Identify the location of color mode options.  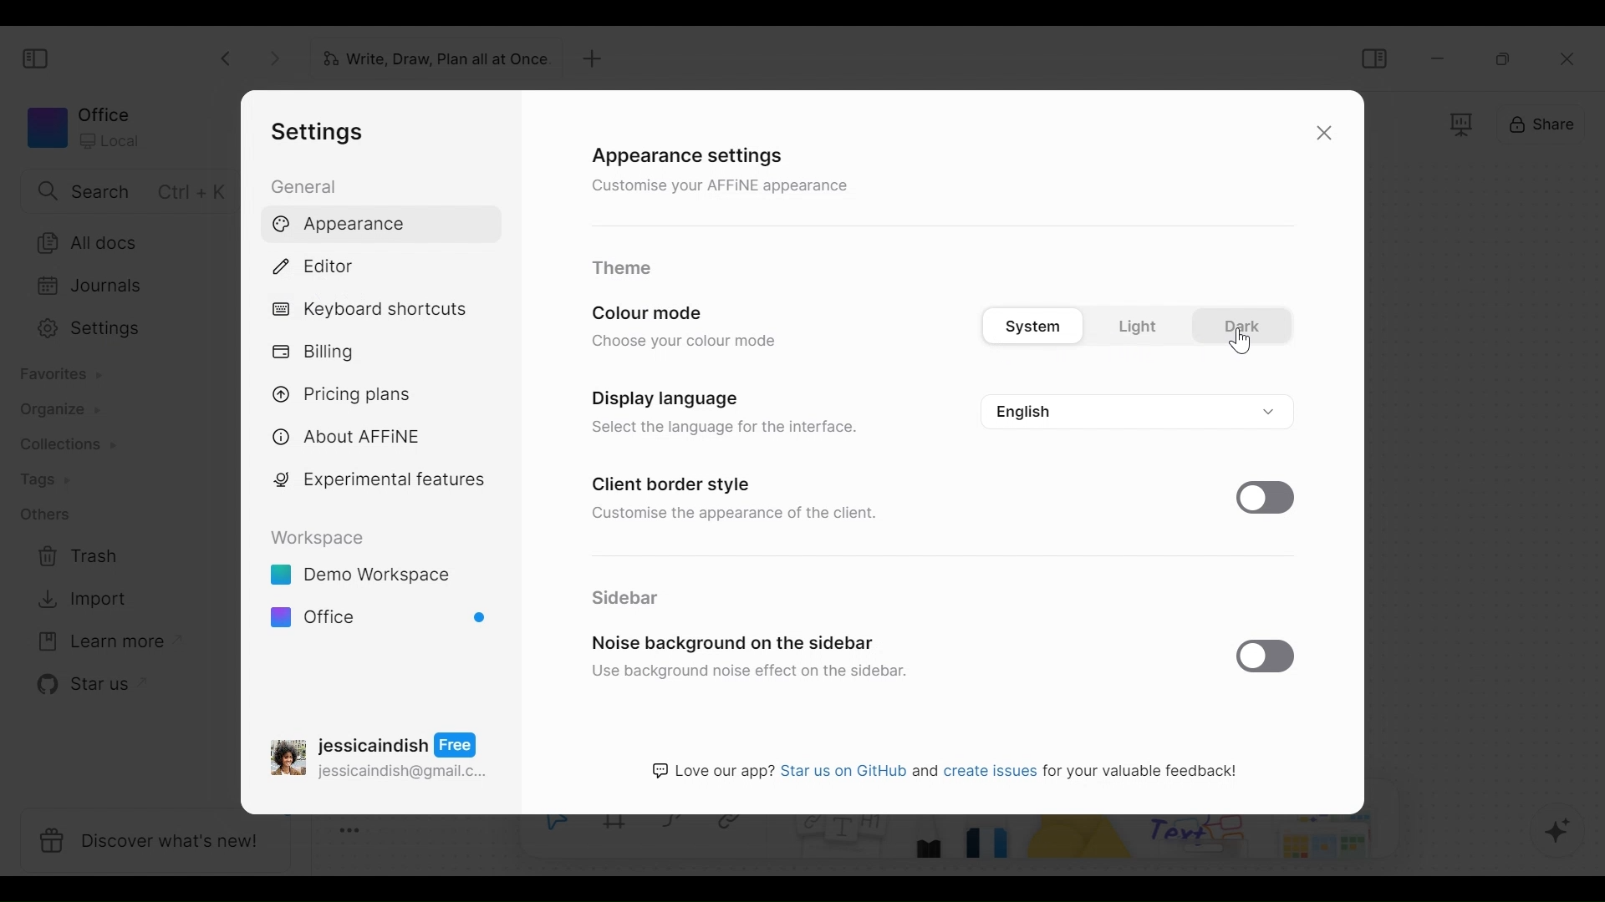
(1136, 328).